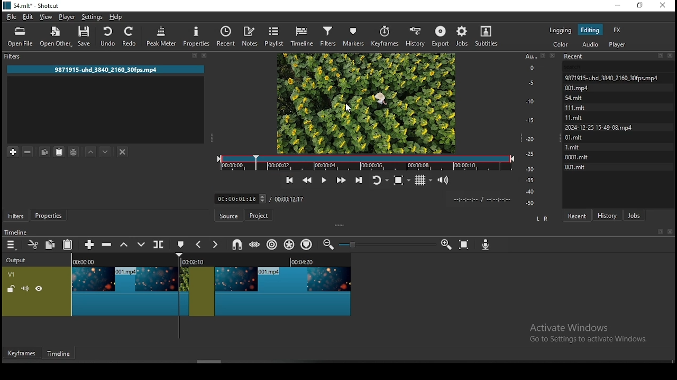 Image resolution: width=677 pixels, height=380 pixels. Describe the element at coordinates (486, 244) in the screenshot. I see `record audio` at that location.